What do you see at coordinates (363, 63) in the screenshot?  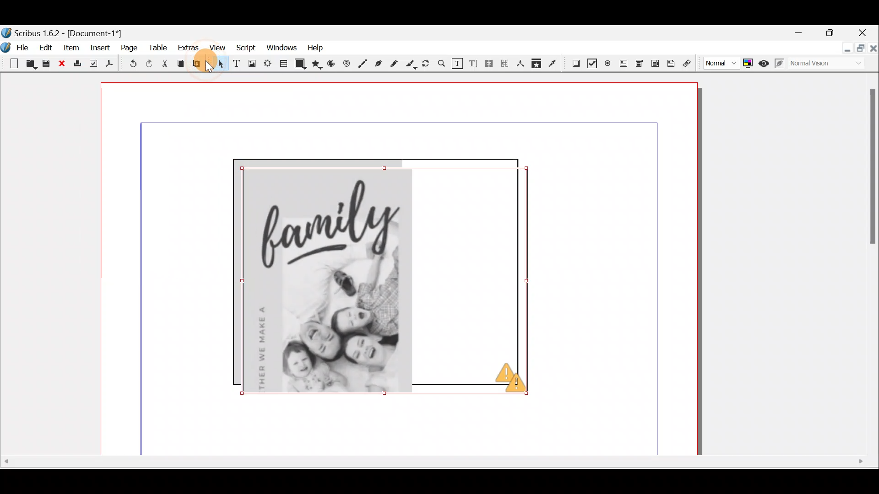 I see `Line` at bounding box center [363, 63].